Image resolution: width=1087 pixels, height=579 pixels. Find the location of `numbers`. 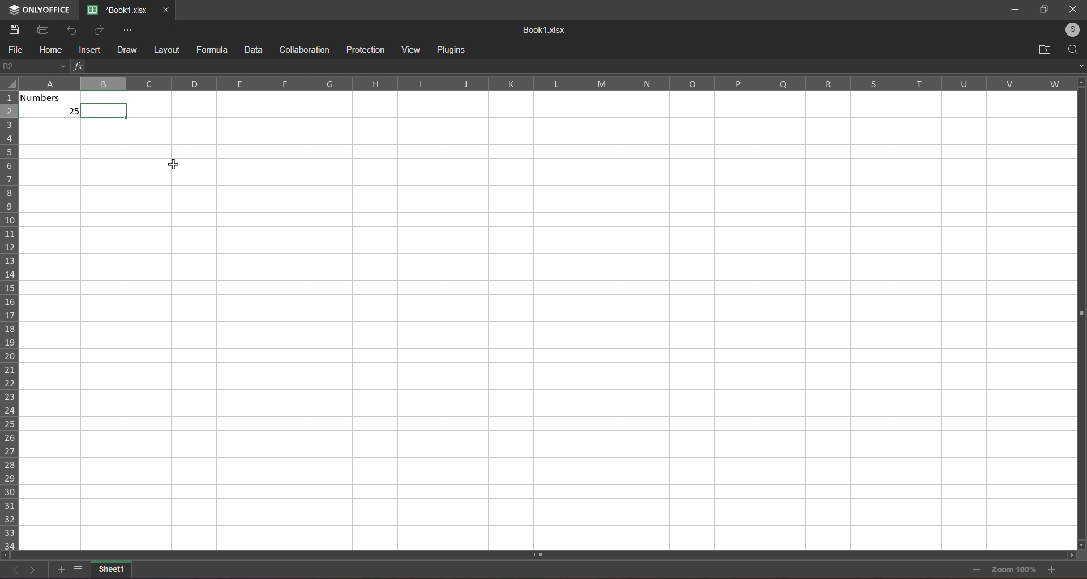

numbers is located at coordinates (53, 107).